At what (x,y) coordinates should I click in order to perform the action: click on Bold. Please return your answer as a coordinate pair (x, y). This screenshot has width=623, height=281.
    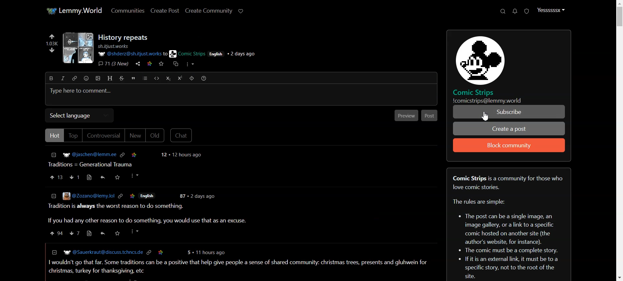
    Looking at the image, I should click on (51, 78).